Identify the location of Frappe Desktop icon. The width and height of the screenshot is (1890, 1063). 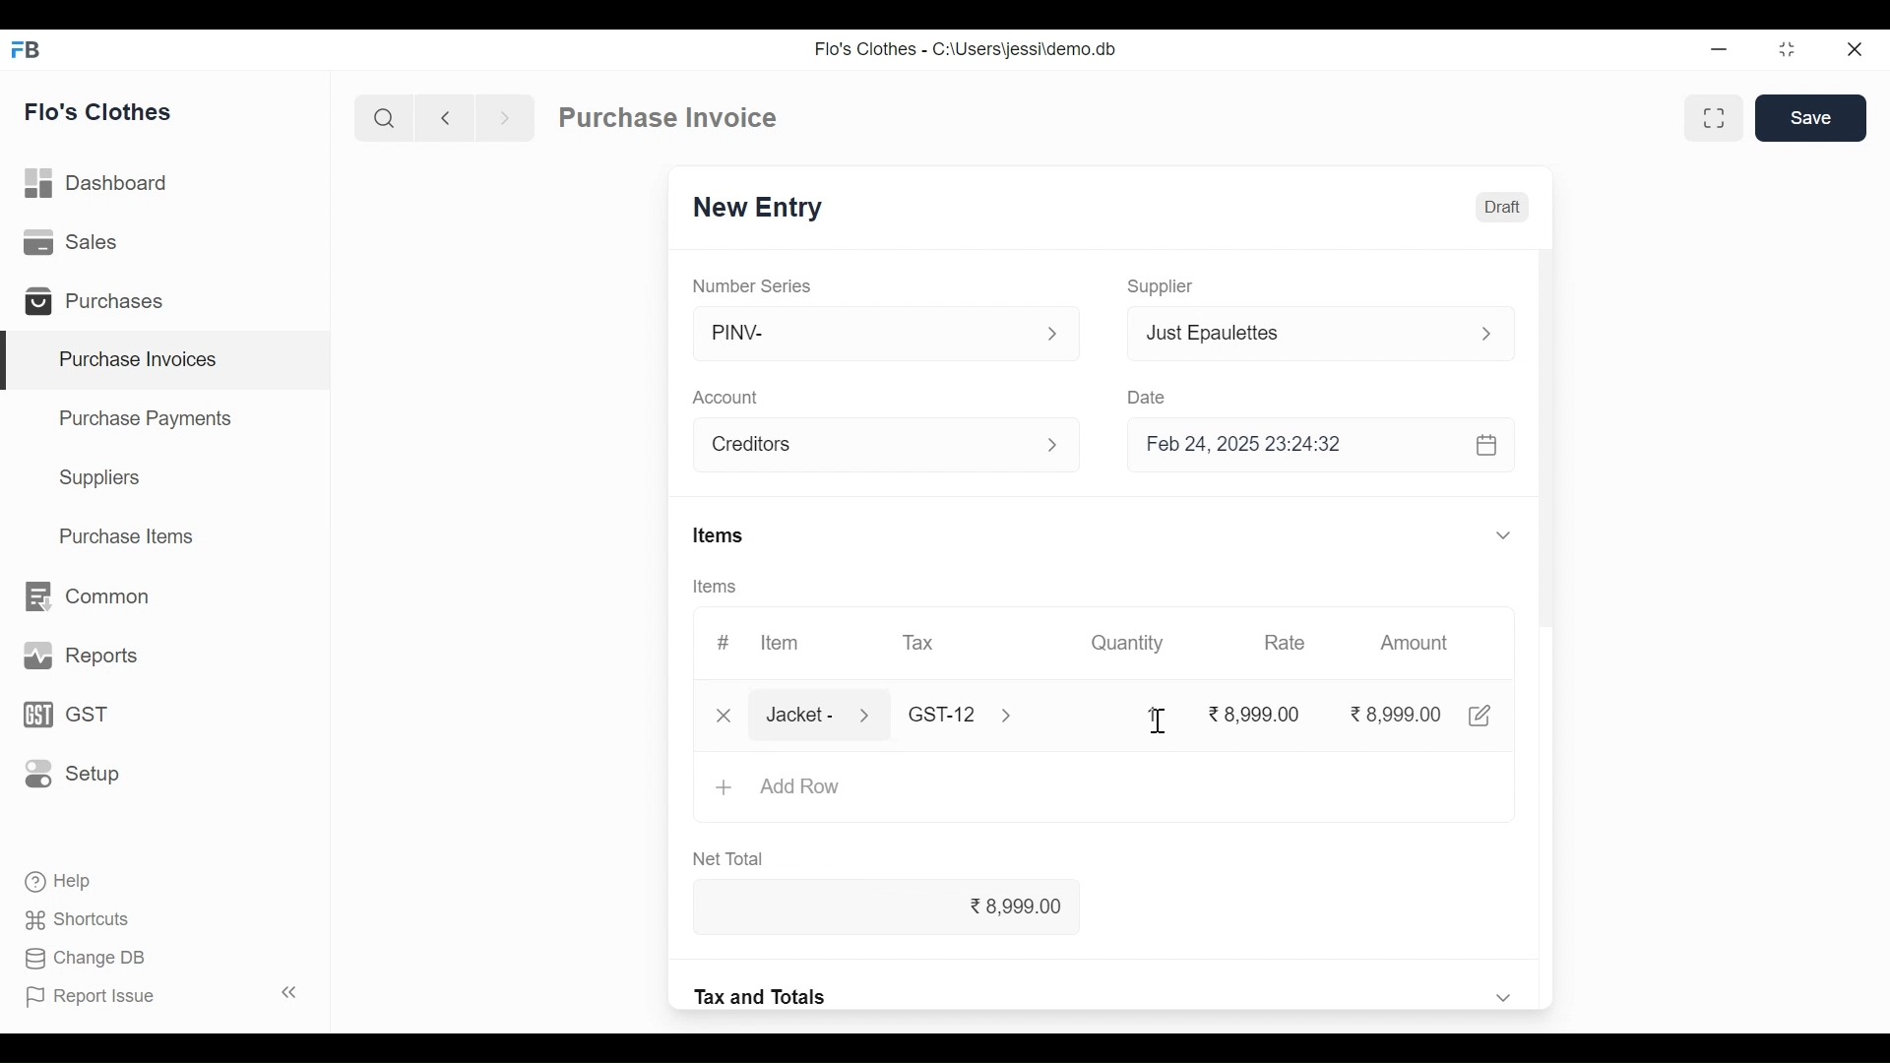
(31, 51).